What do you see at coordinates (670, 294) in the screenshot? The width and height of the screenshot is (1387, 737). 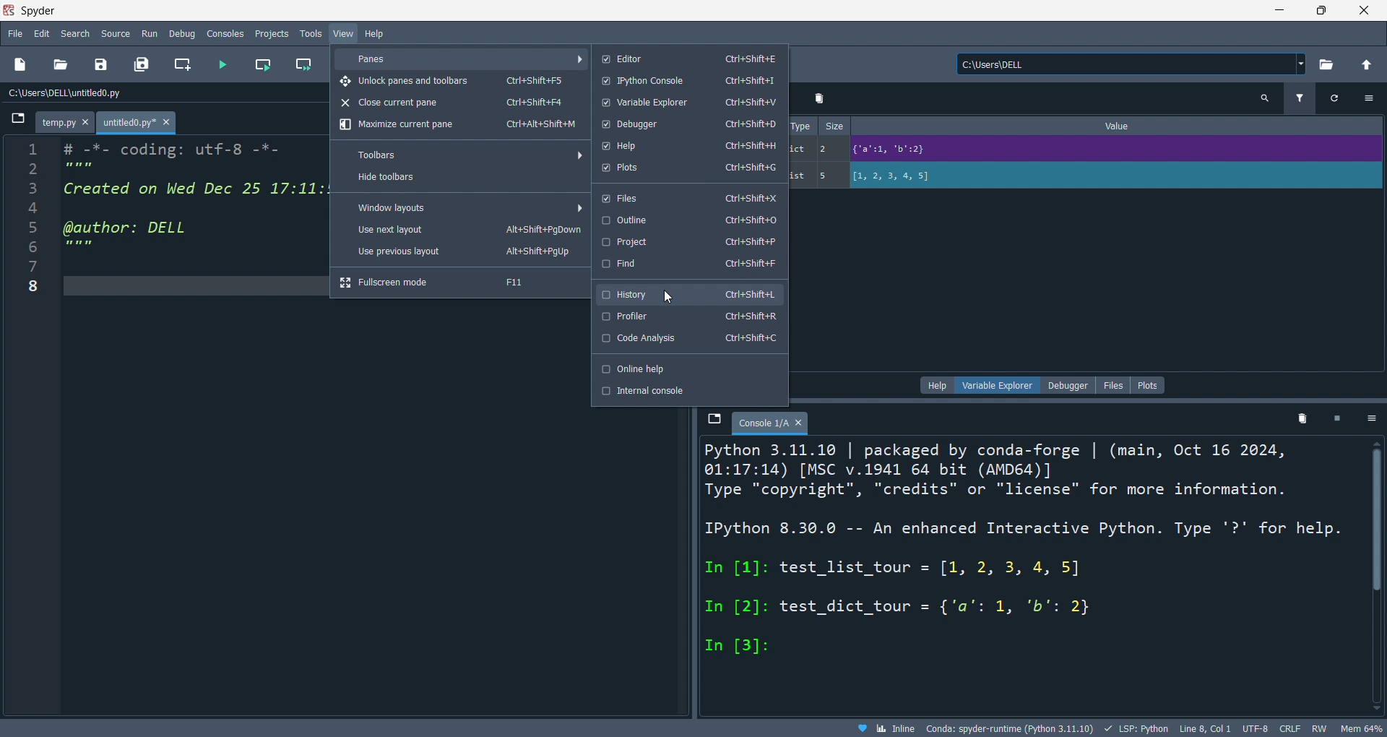 I see `cursor` at bounding box center [670, 294].